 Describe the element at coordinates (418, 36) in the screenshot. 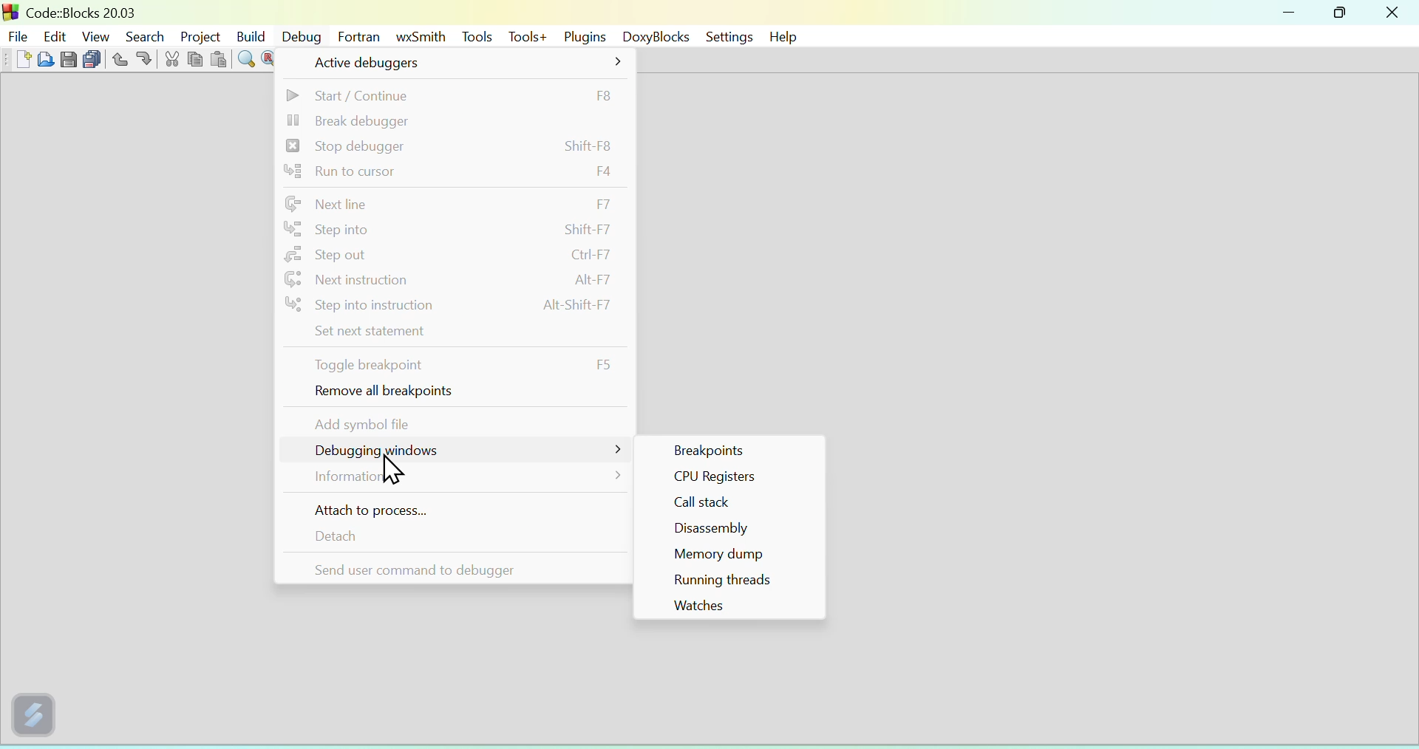

I see `wxSmith` at that location.